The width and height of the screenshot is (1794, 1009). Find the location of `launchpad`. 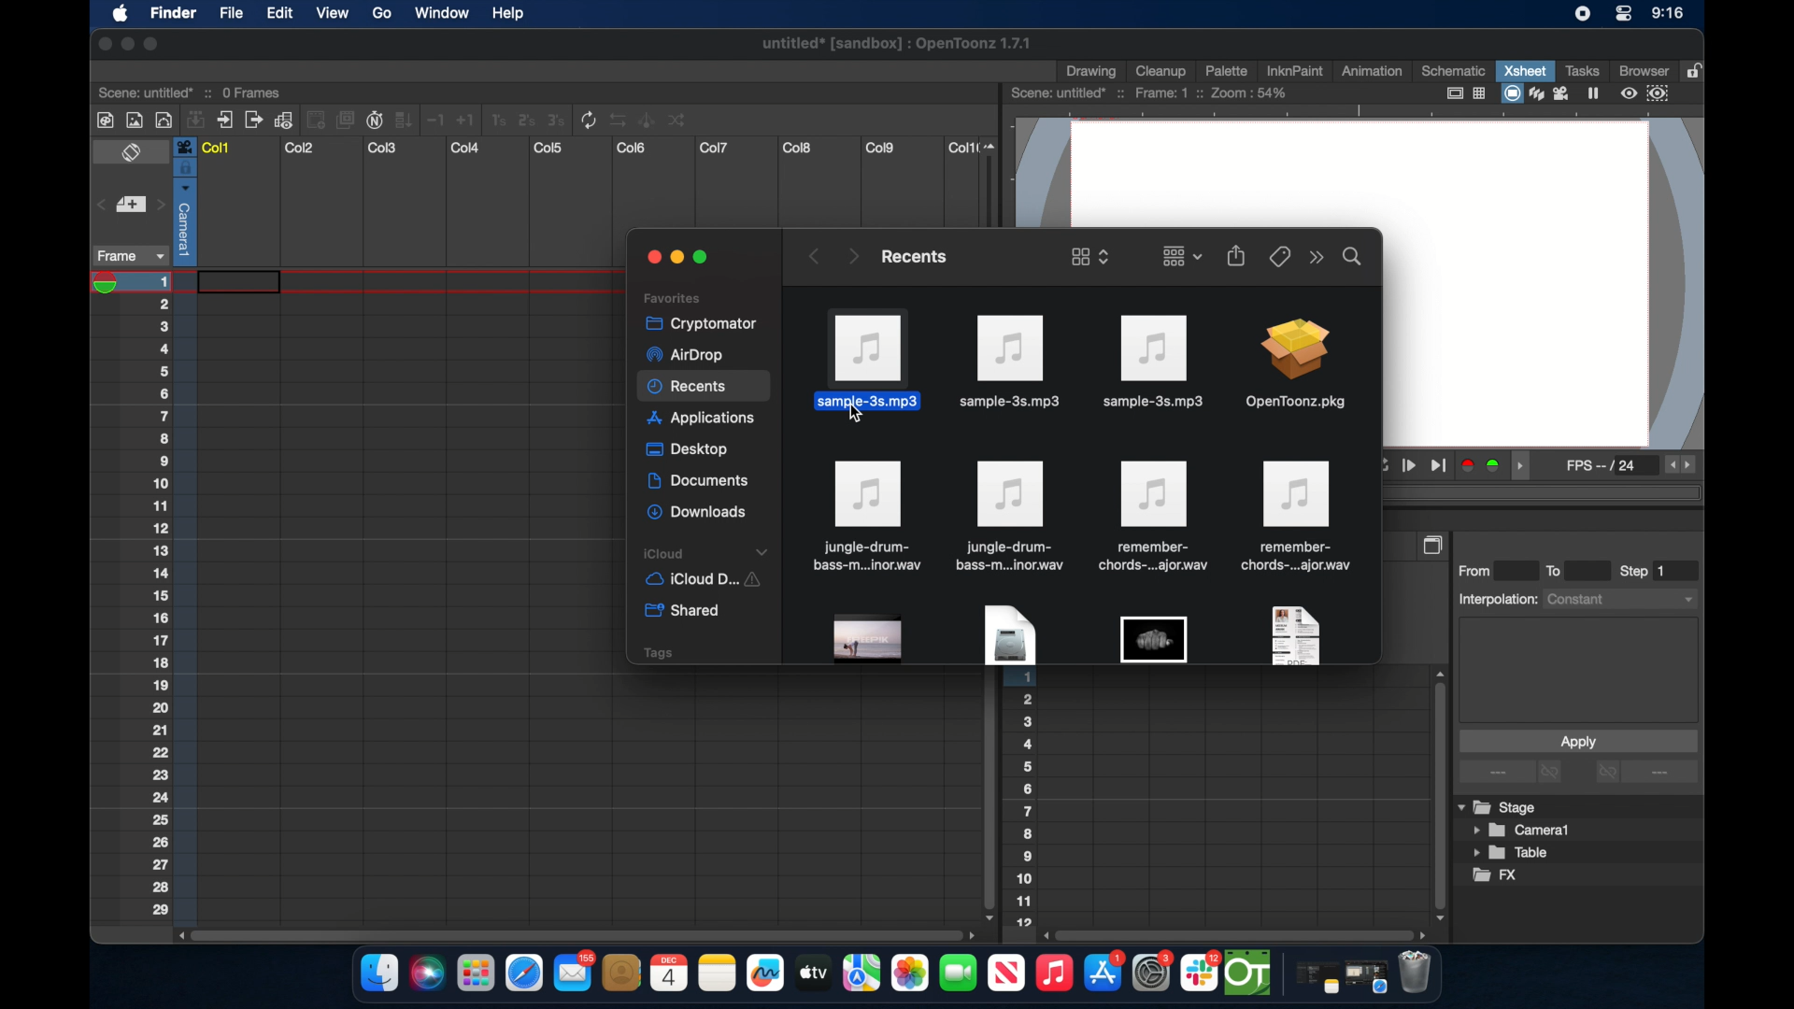

launchpad is located at coordinates (475, 975).